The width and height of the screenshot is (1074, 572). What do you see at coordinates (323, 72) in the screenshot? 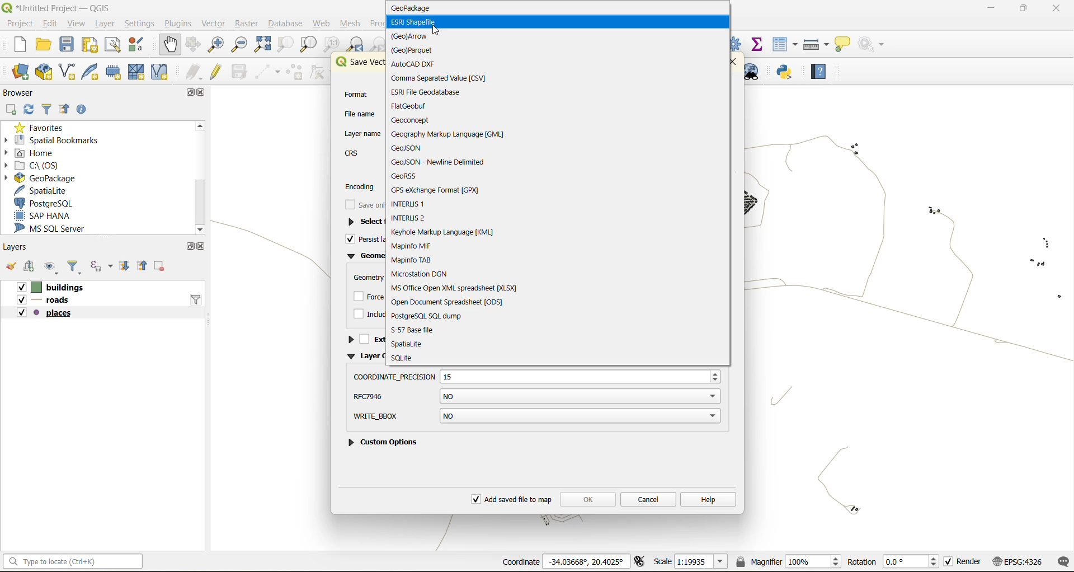
I see `vertex tools` at bounding box center [323, 72].